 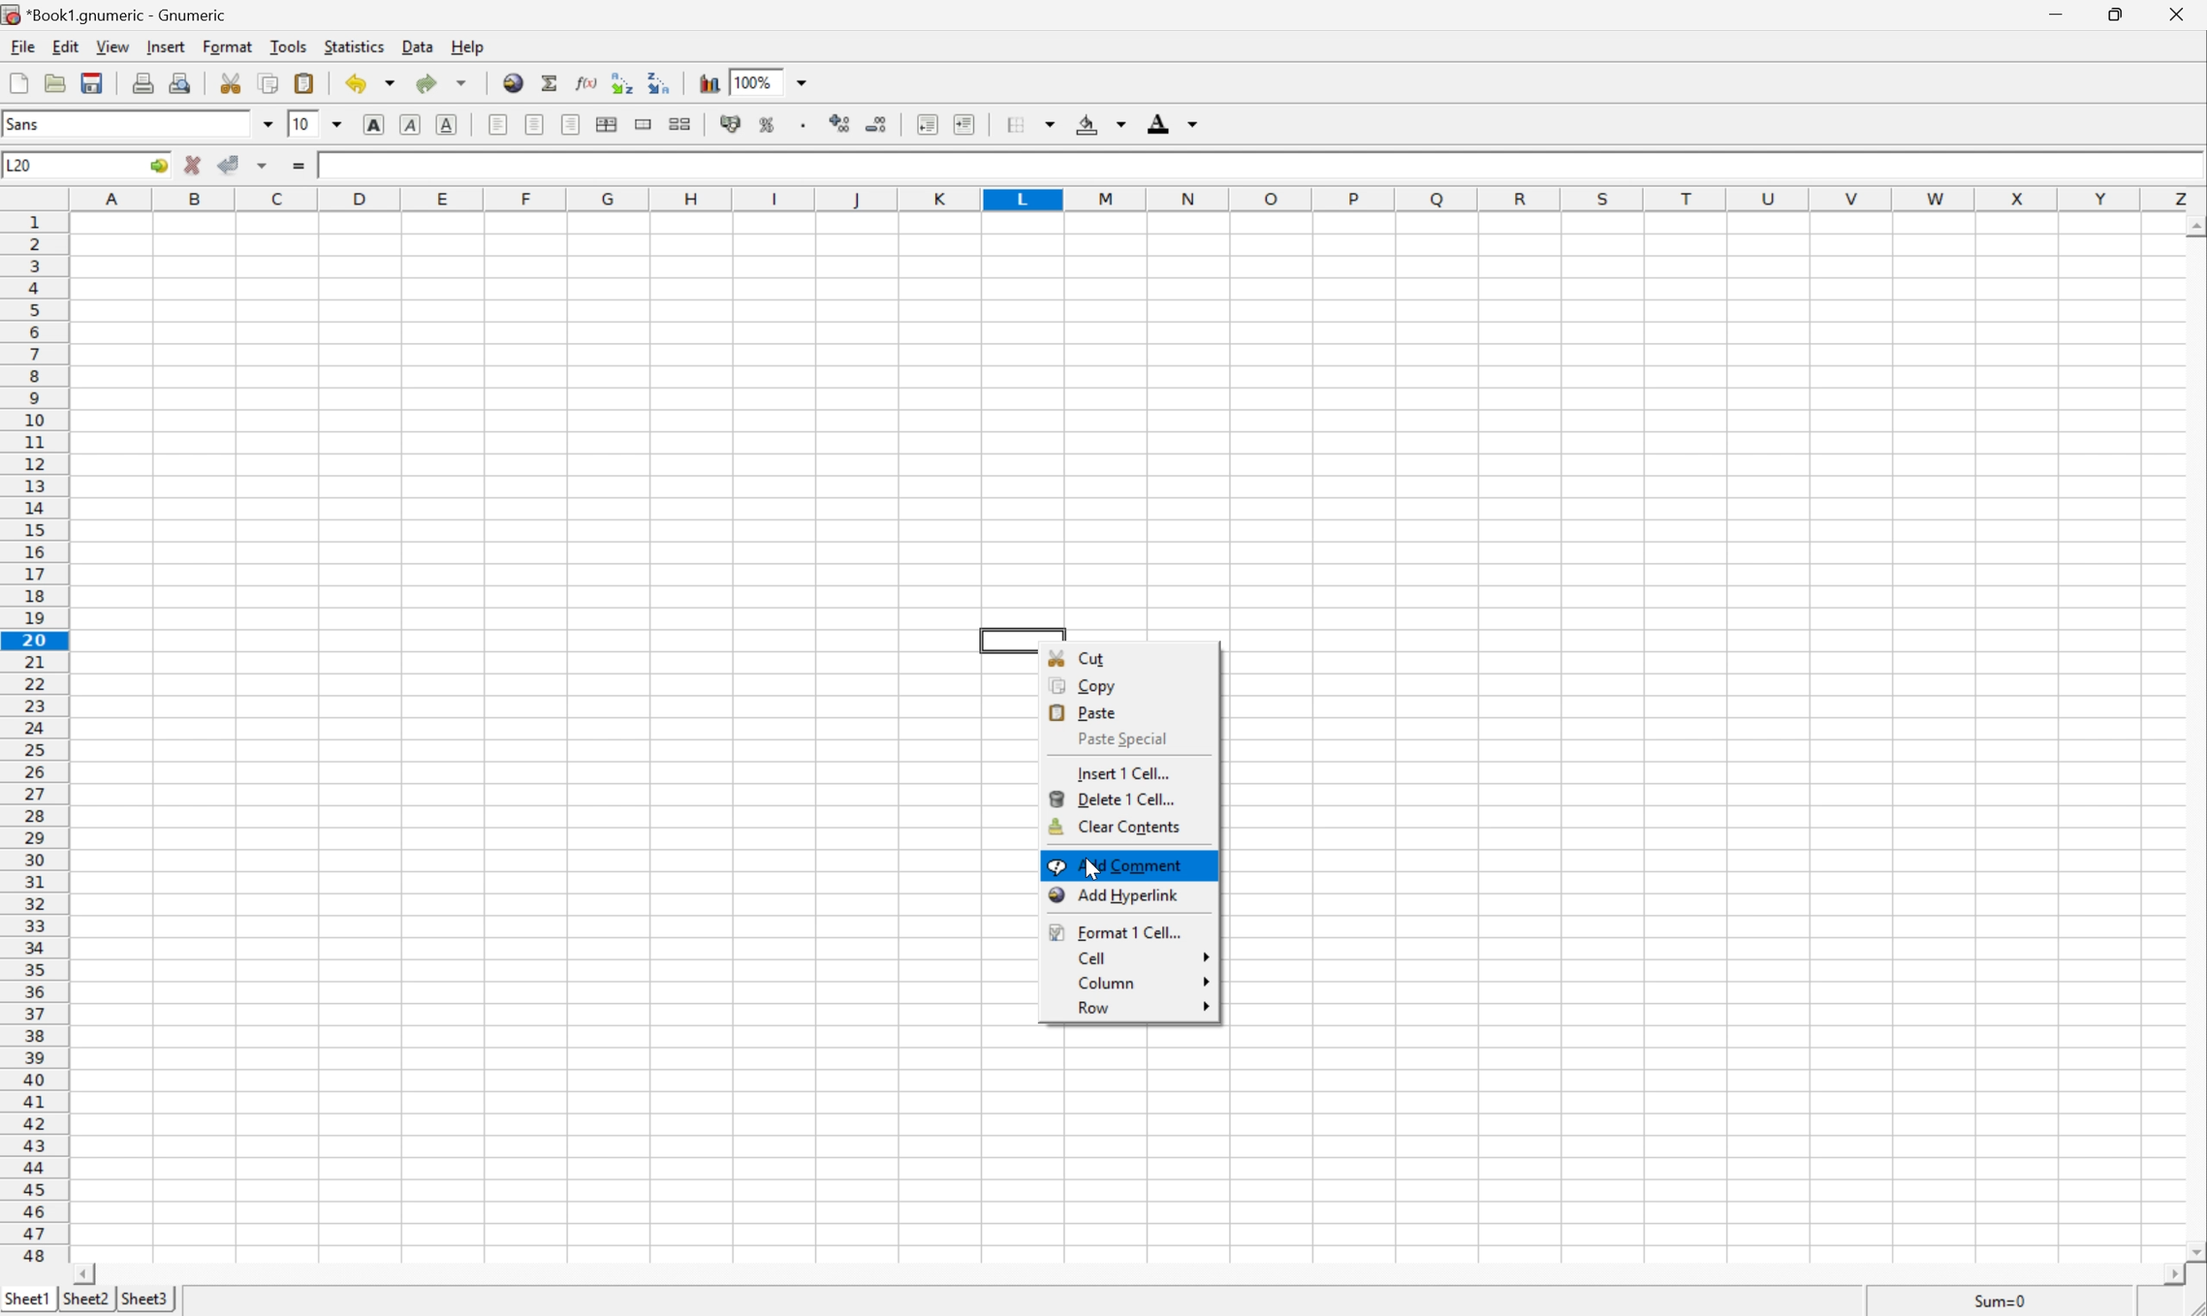 What do you see at coordinates (926, 124) in the screenshot?
I see `Decrease indent, and align the contents to the left` at bounding box center [926, 124].